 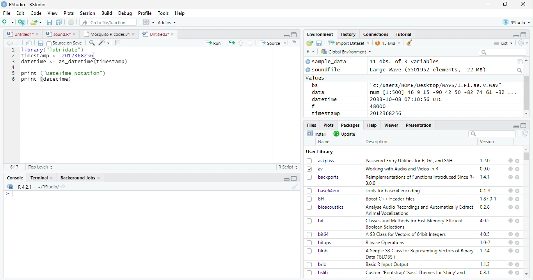 What do you see at coordinates (213, 43) in the screenshot?
I see `Run the current line` at bounding box center [213, 43].